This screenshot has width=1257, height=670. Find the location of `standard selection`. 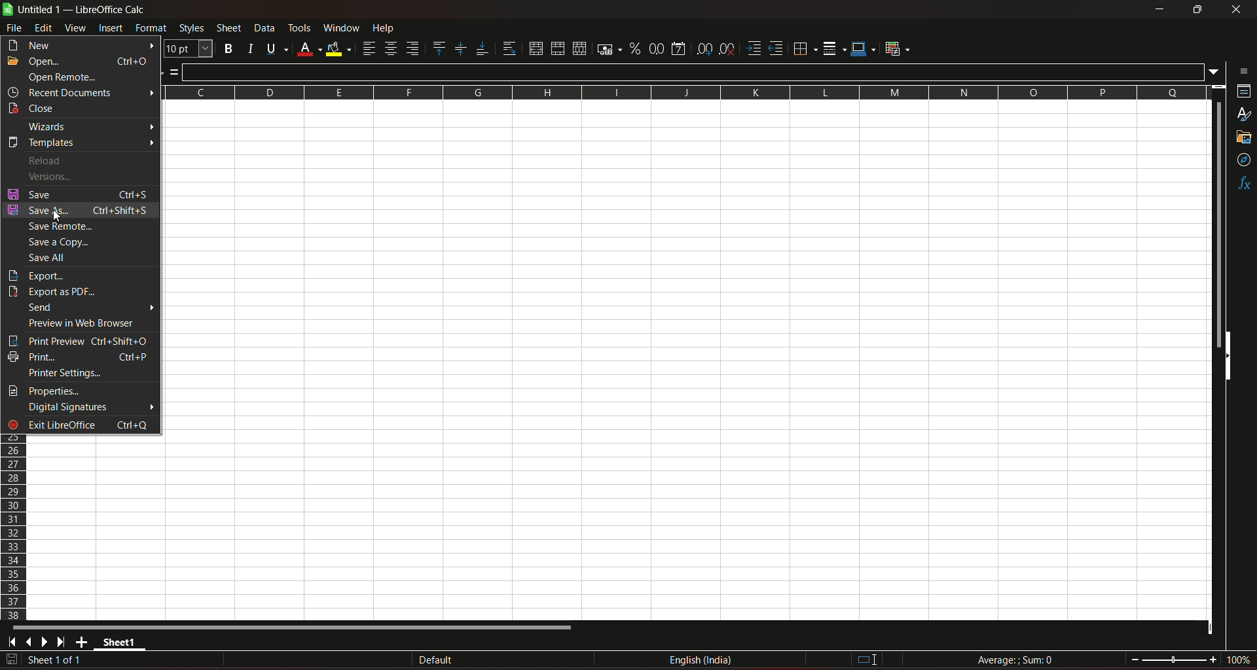

standard selection is located at coordinates (865, 660).